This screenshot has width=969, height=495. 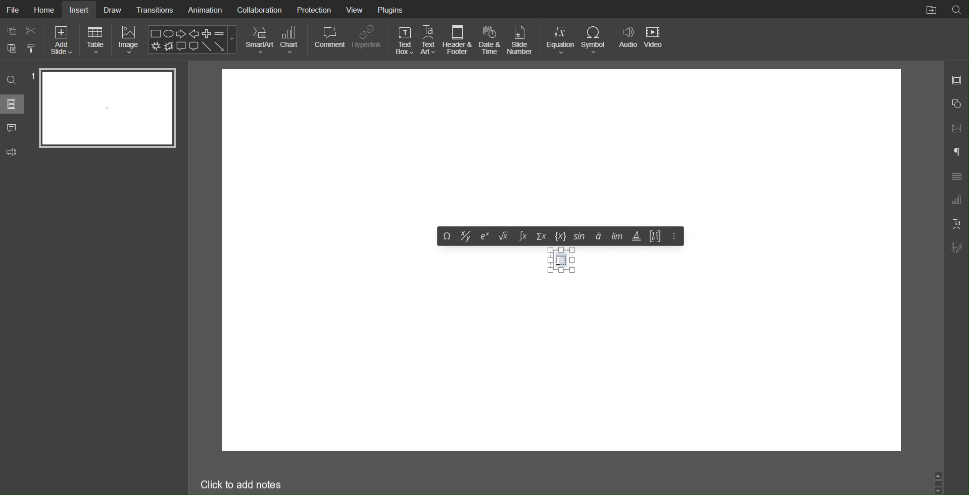 I want to click on Slides, so click(x=12, y=105).